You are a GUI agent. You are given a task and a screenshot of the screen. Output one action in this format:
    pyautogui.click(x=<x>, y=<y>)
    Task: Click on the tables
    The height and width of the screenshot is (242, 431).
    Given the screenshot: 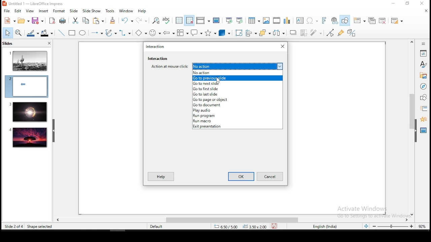 What is the action you would take?
    pyautogui.click(x=253, y=20)
    